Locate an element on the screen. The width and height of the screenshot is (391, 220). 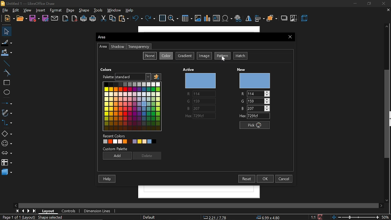
recent colors is located at coordinates (129, 141).